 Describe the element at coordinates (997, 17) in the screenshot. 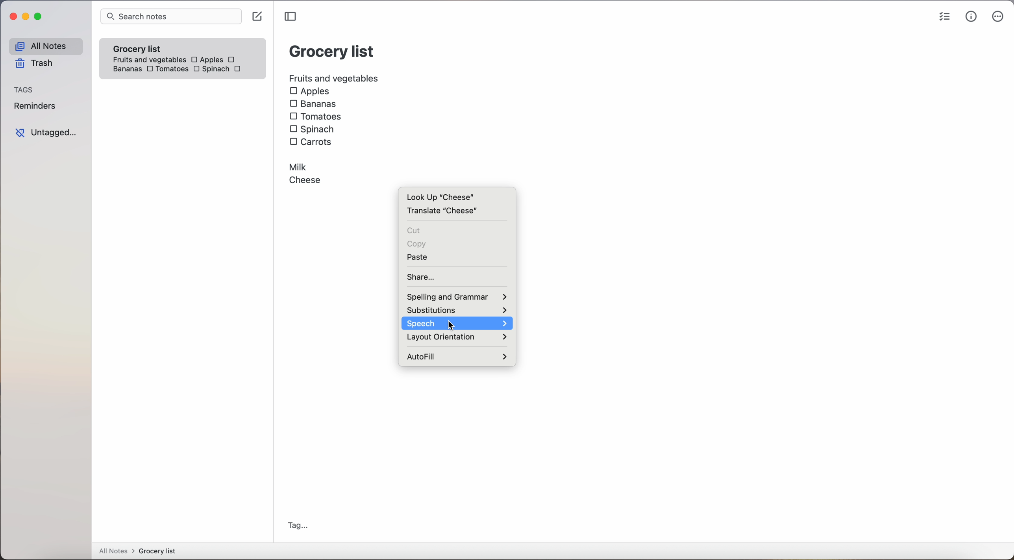

I see `more options` at that location.